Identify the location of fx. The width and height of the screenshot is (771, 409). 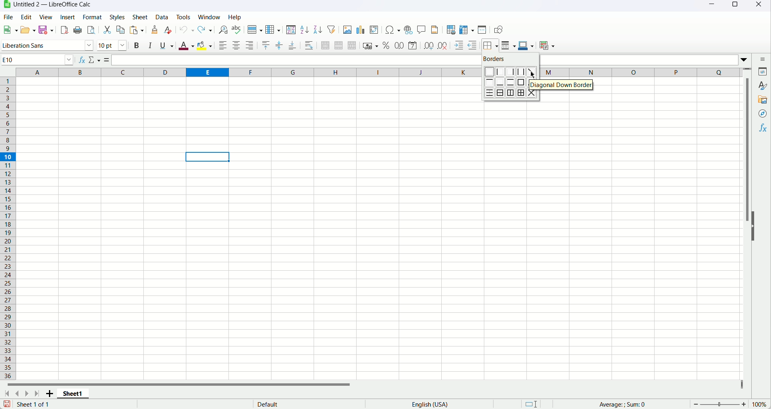
(82, 59).